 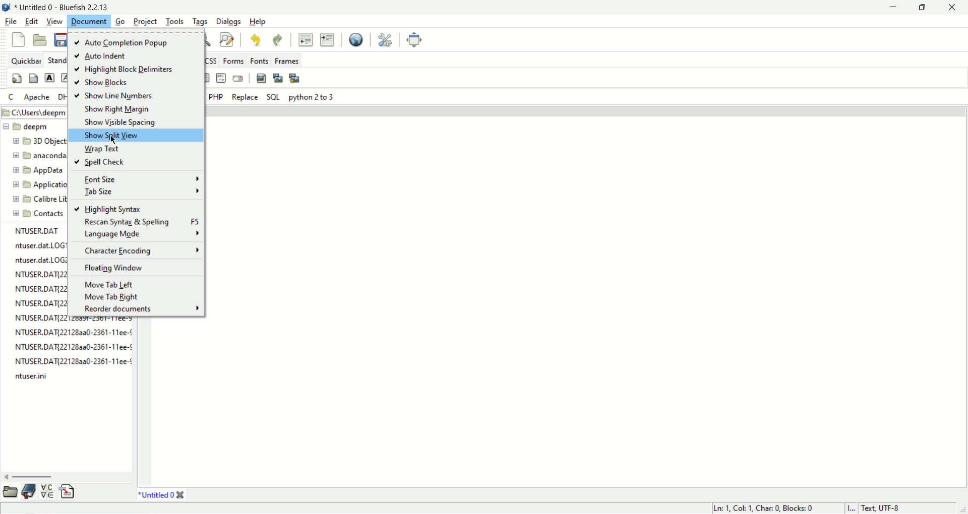 I want to click on html comment, so click(x=221, y=78).